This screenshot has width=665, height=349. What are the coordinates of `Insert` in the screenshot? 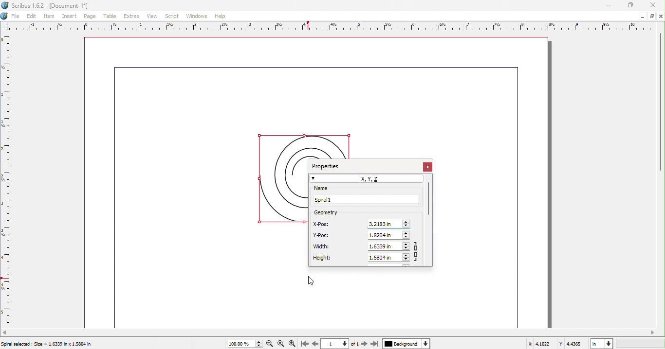 It's located at (71, 17).